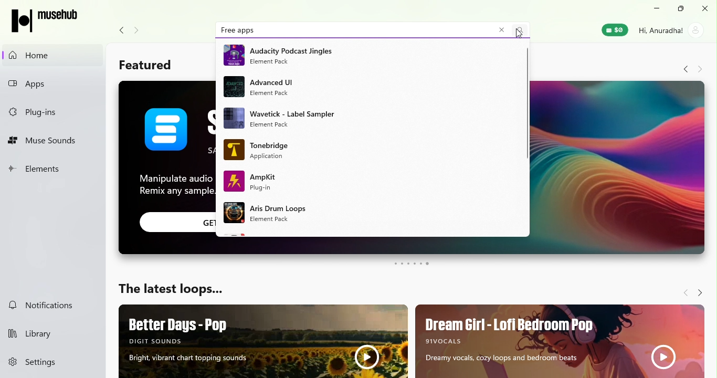  Describe the element at coordinates (682, 9) in the screenshot. I see `Maximize` at that location.